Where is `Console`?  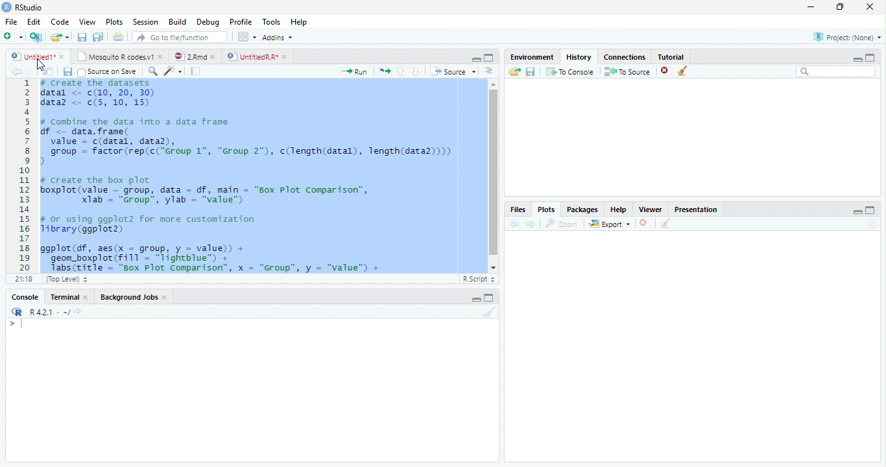
Console is located at coordinates (25, 297).